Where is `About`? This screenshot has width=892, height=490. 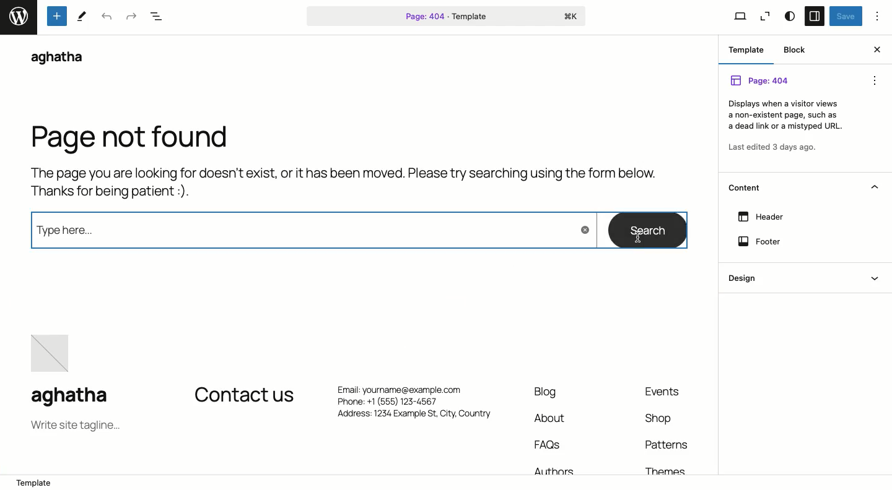 About is located at coordinates (548, 417).